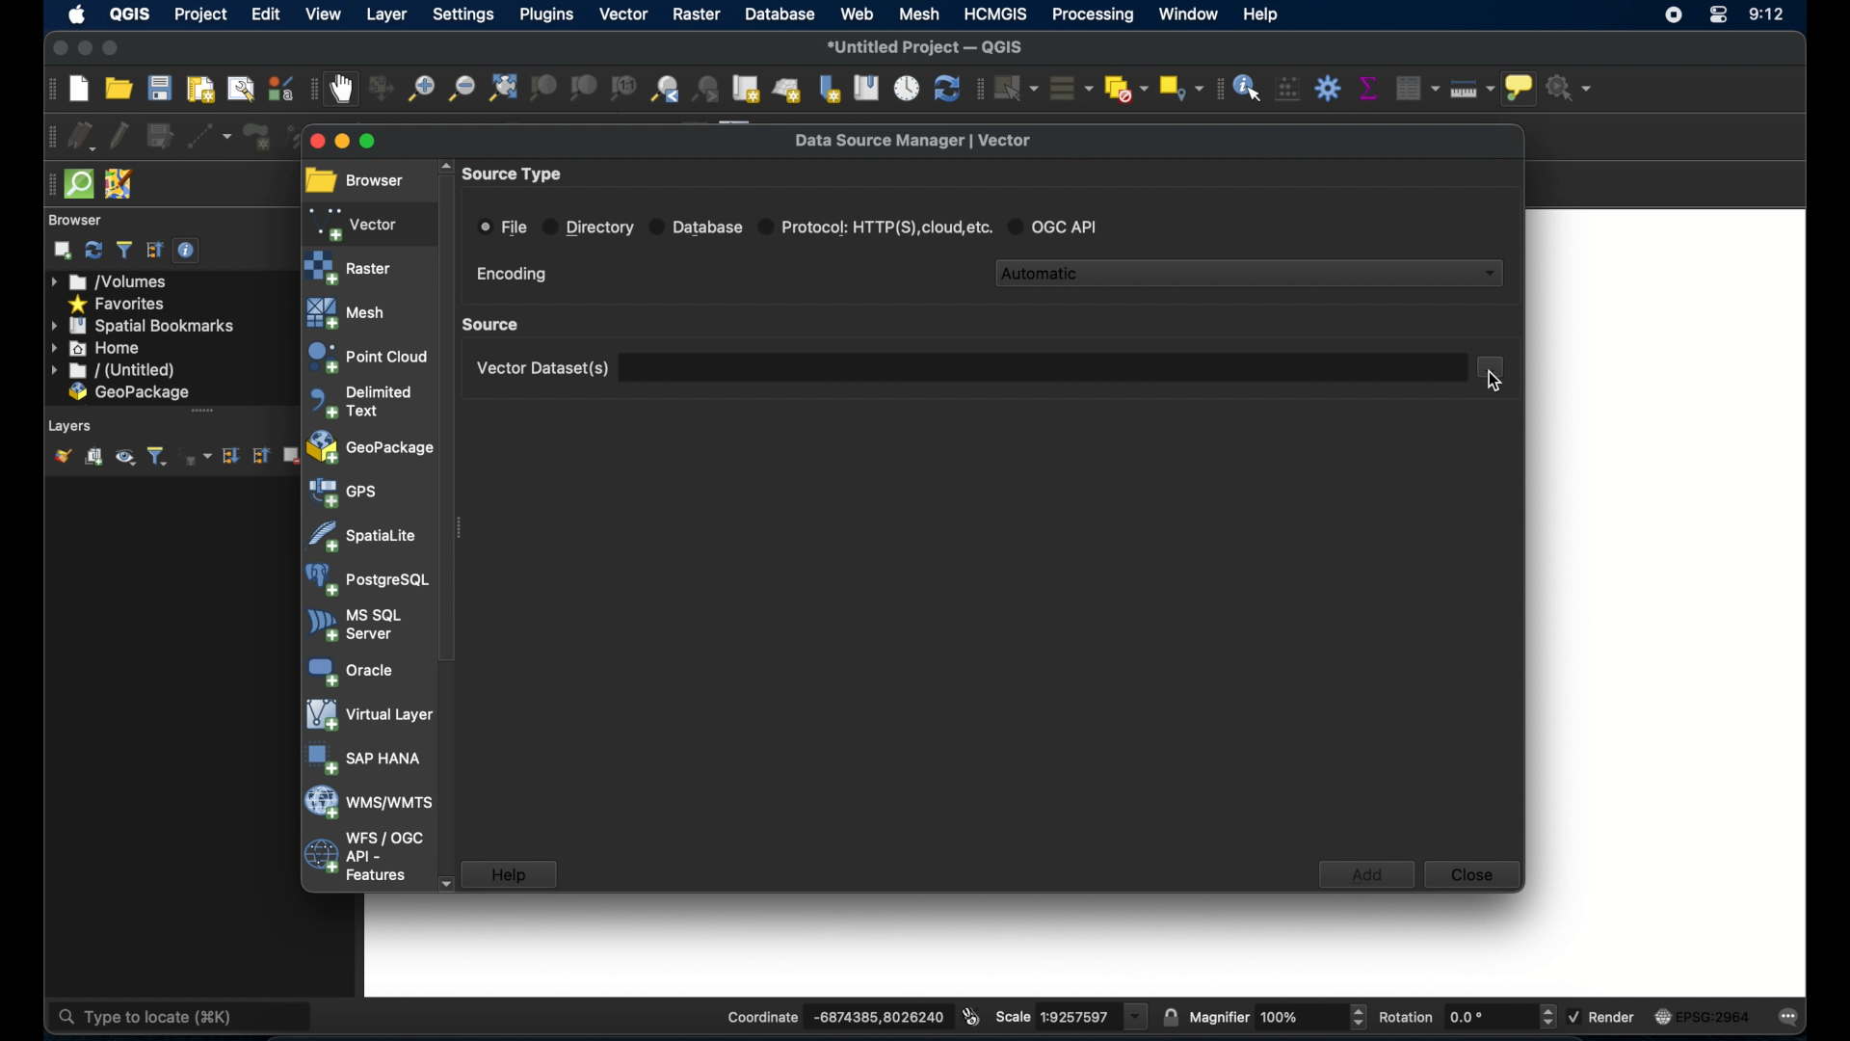 Image resolution: width=1850 pixels, height=1041 pixels. I want to click on rotation, so click(1467, 1017).